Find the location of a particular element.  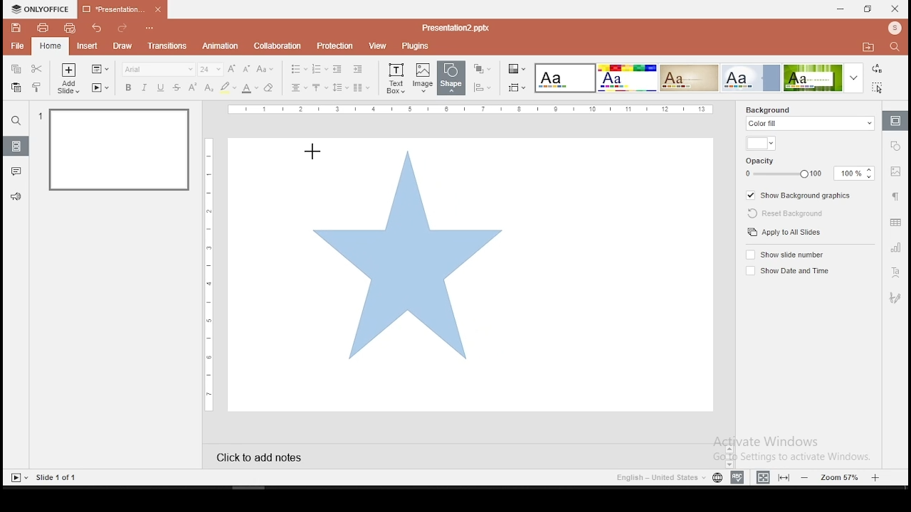

spell check is located at coordinates (739, 476).